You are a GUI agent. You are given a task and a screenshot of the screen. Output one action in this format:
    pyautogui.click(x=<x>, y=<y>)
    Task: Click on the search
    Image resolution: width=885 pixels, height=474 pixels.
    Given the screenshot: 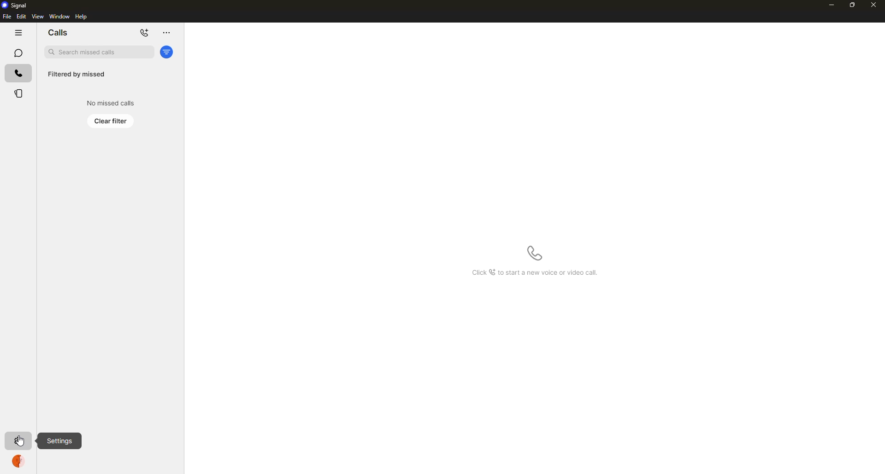 What is the action you would take?
    pyautogui.click(x=99, y=52)
    